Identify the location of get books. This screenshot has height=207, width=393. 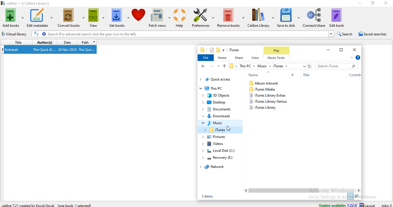
(119, 18).